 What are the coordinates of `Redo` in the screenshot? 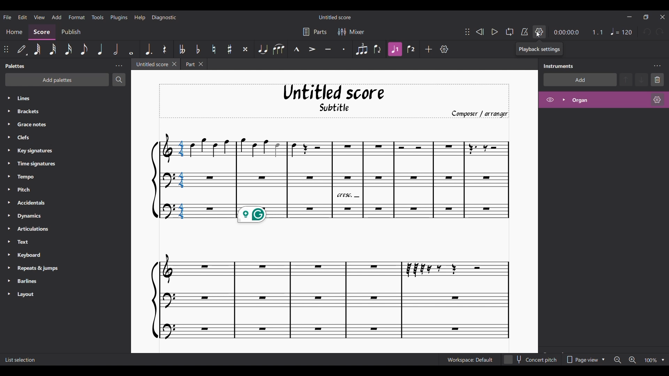 It's located at (660, 32).